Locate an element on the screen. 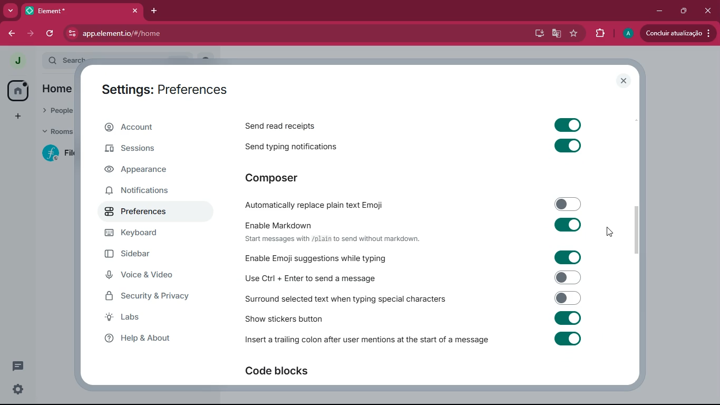 The image size is (720, 405). toggle on or off is located at coordinates (566, 203).